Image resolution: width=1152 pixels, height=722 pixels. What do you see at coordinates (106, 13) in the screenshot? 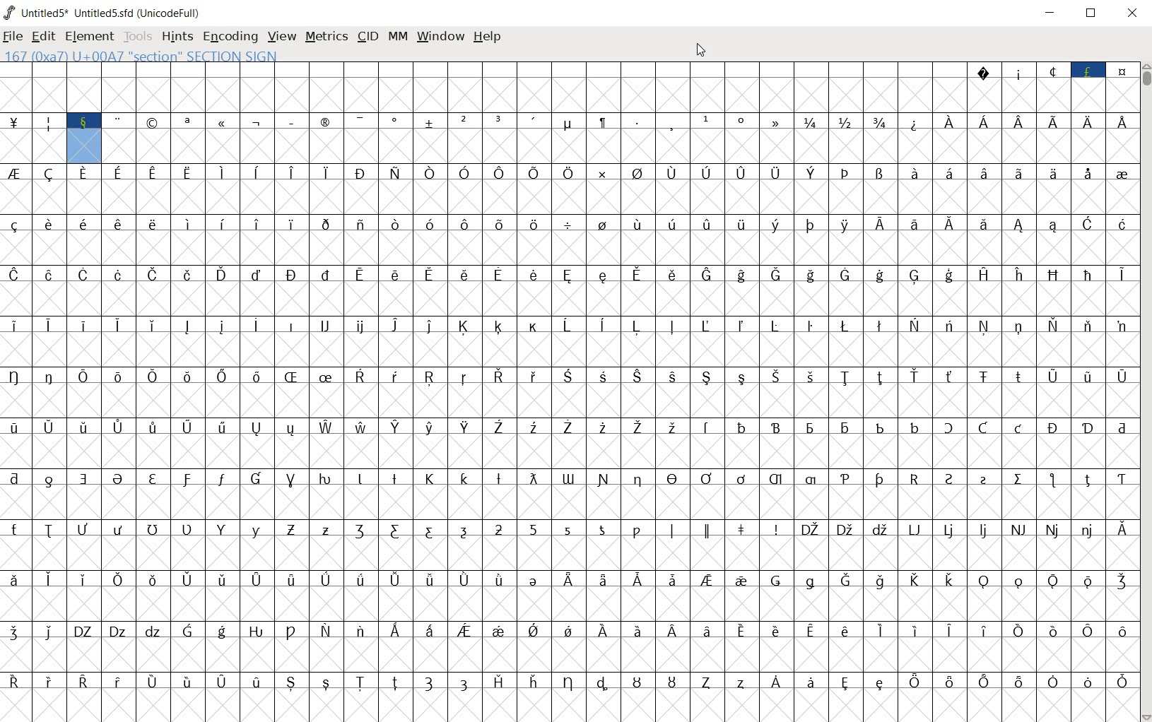
I see `Untitled1 Untitled1.sfd (UnicodeFull)` at bounding box center [106, 13].